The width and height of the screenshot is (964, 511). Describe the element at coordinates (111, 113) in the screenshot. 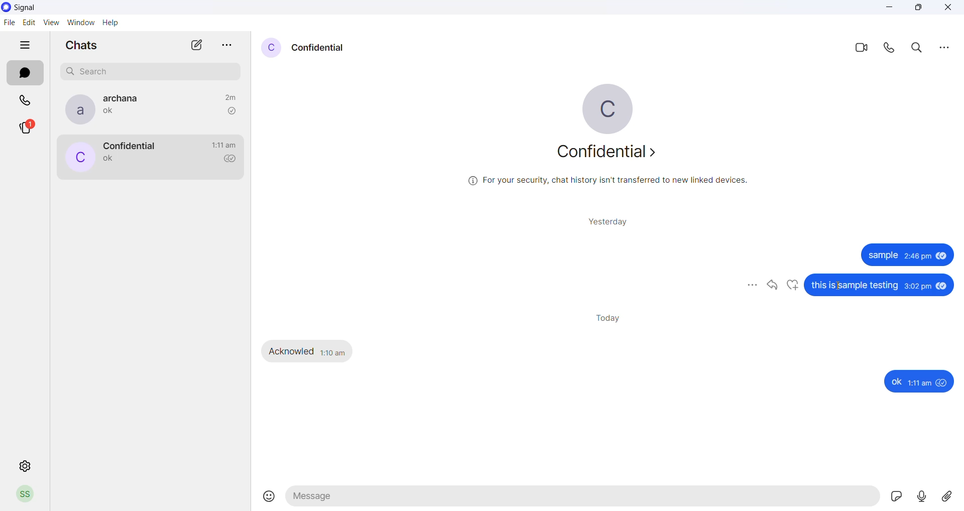

I see `last message` at that location.